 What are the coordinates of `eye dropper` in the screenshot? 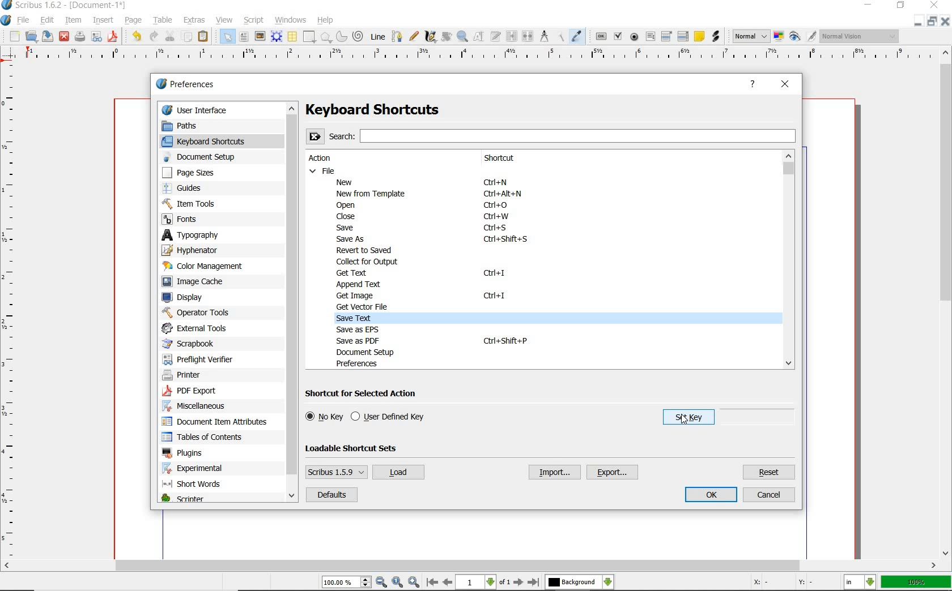 It's located at (577, 36).